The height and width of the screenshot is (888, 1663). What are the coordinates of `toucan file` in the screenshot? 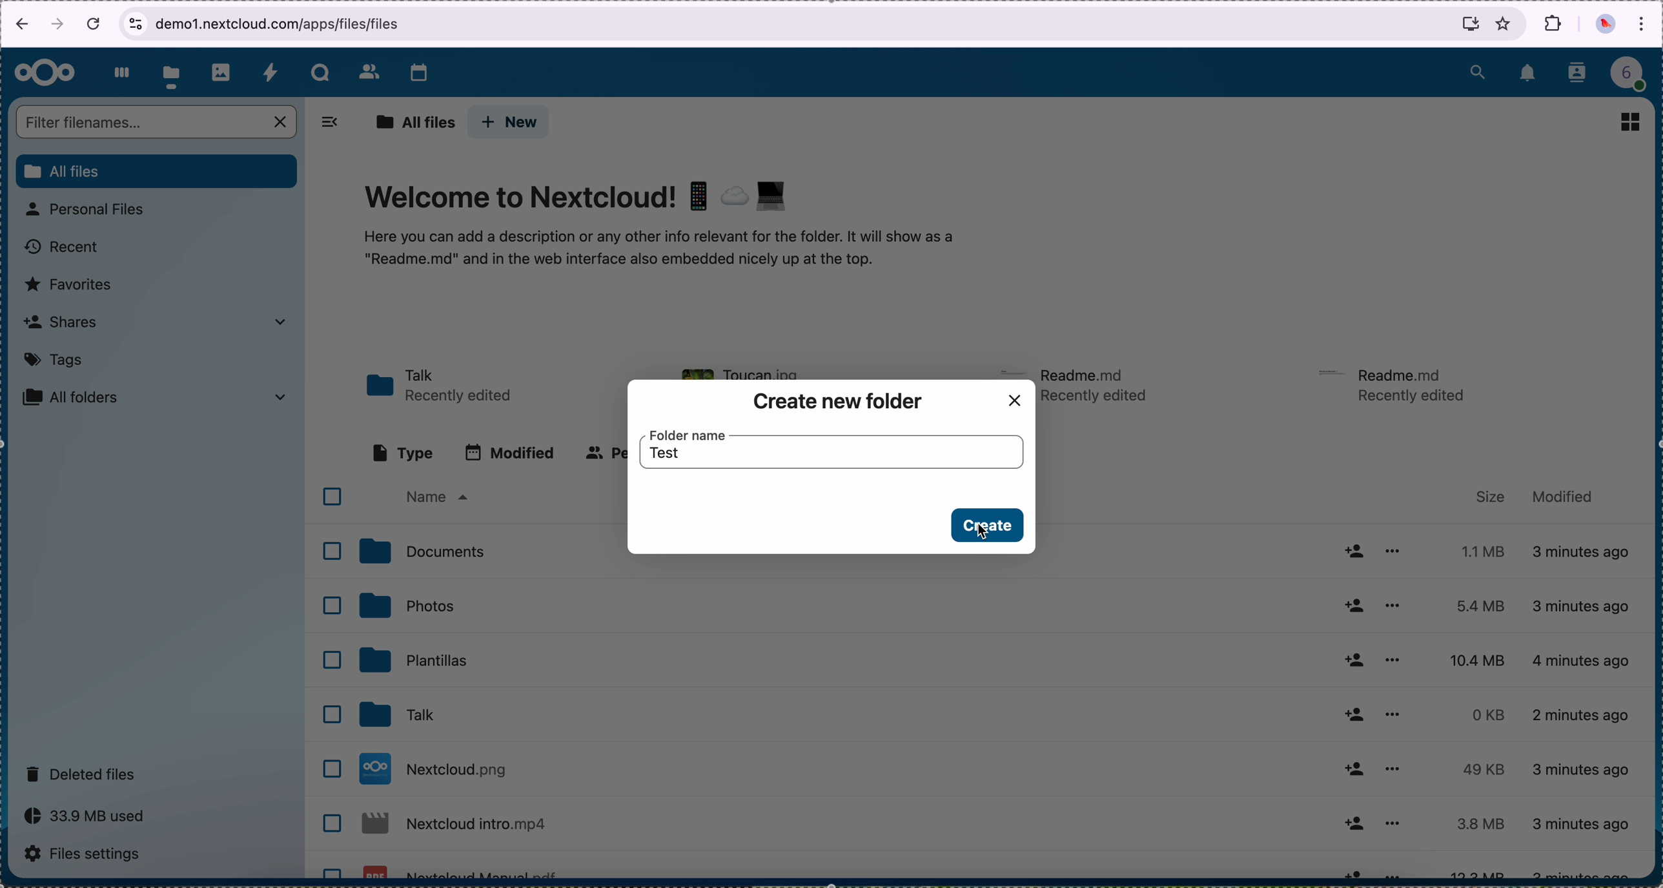 It's located at (751, 369).